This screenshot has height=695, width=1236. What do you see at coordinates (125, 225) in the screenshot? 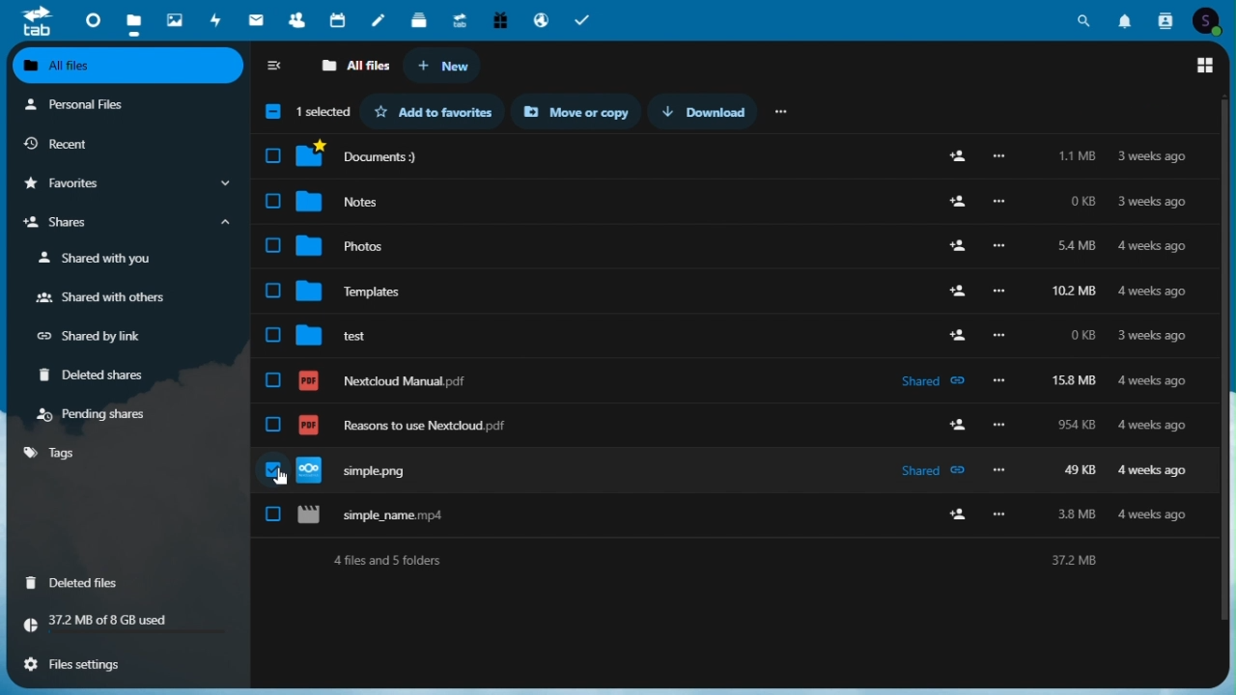
I see `shares` at bounding box center [125, 225].